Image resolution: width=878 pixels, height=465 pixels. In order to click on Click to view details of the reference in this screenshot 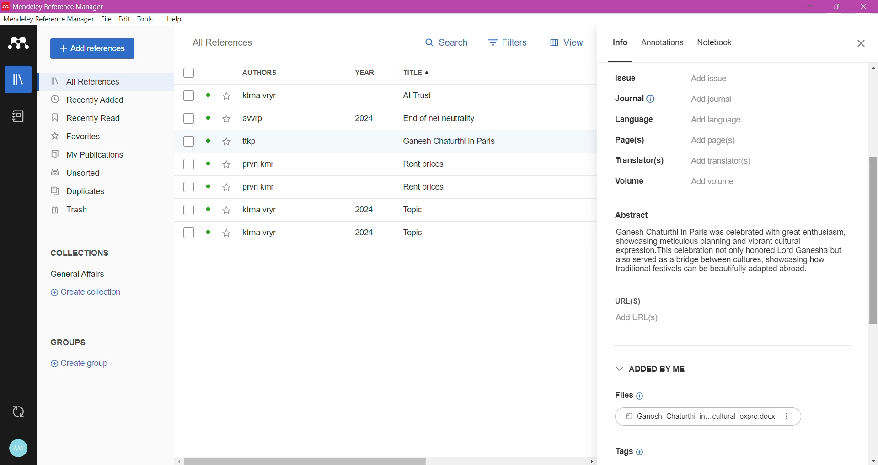, I will do `click(210, 165)`.